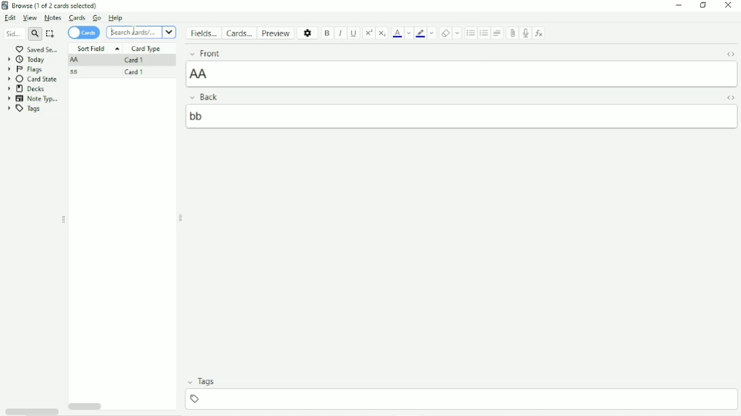 Image resolution: width=741 pixels, height=416 pixels. What do you see at coordinates (25, 109) in the screenshot?
I see `Tags` at bounding box center [25, 109].